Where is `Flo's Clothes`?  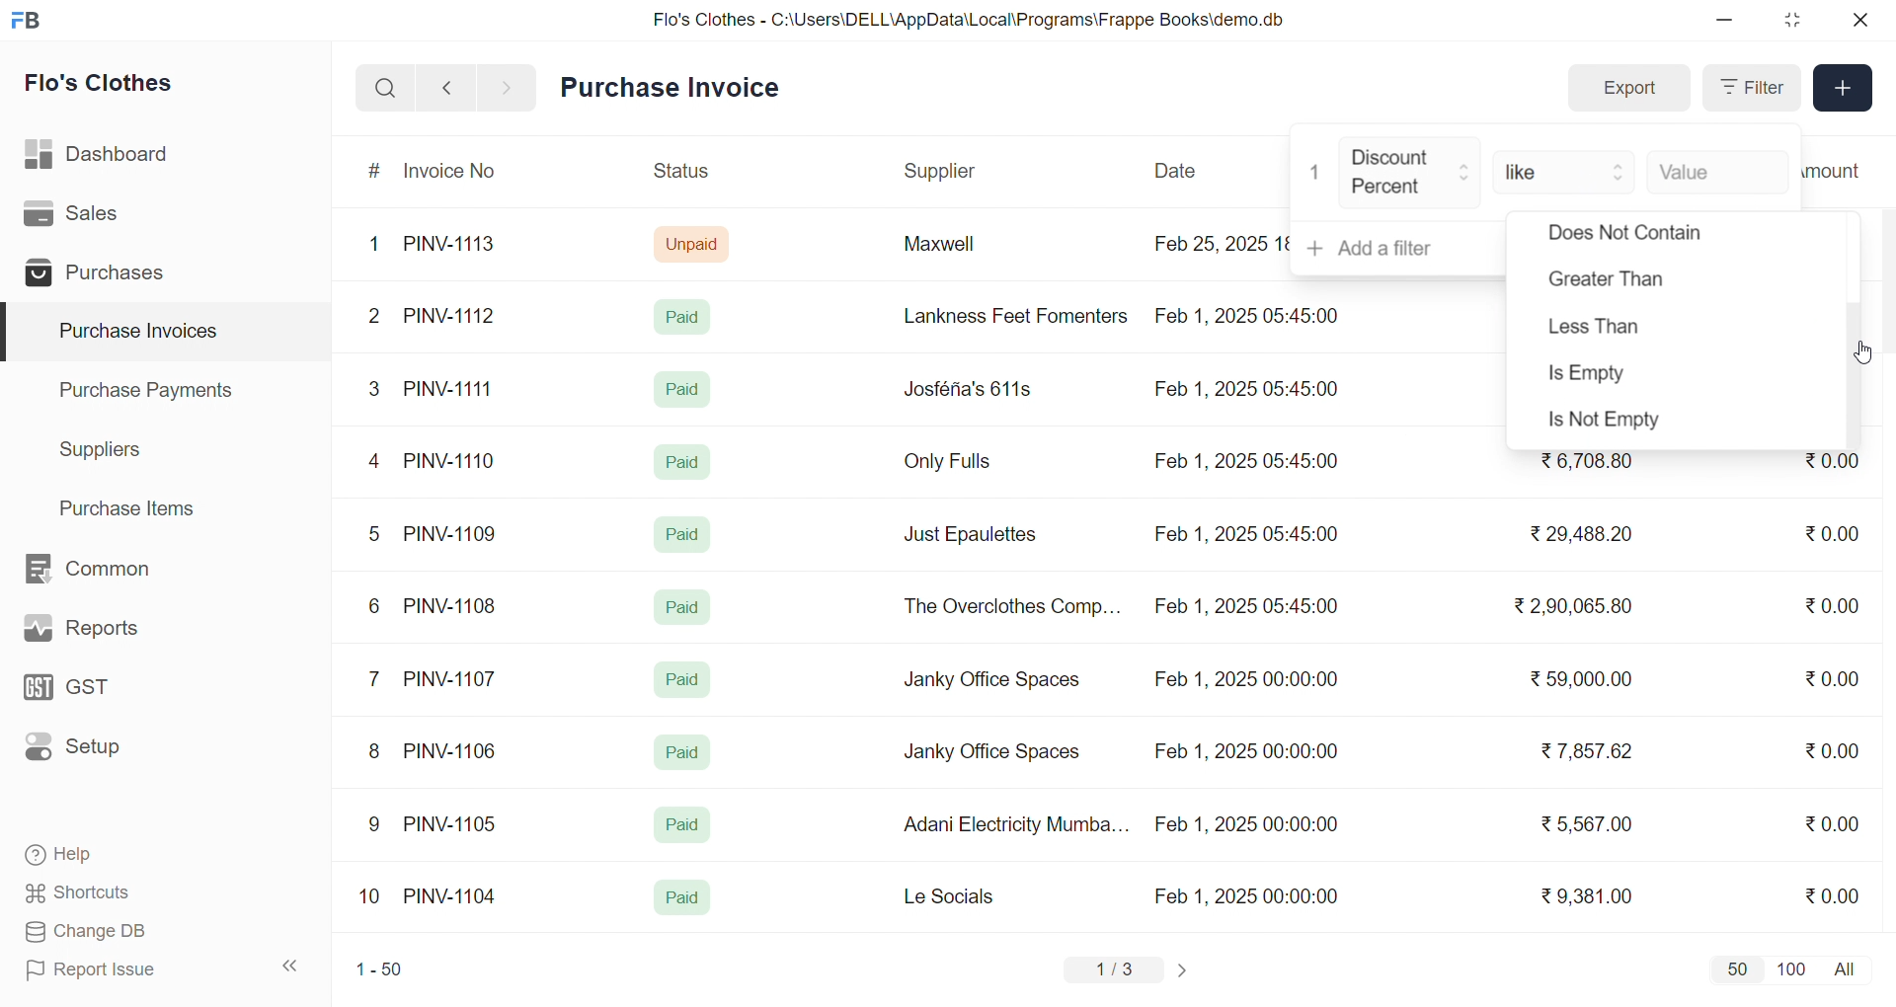
Flo's Clothes is located at coordinates (113, 86).